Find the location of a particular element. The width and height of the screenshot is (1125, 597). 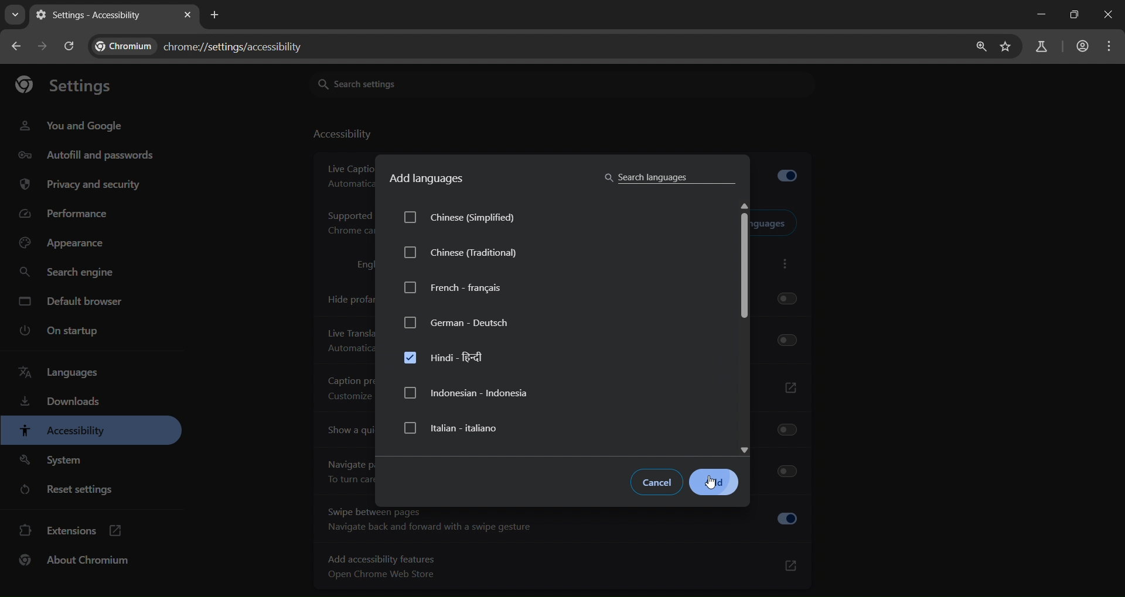

go forward one page is located at coordinates (45, 47).